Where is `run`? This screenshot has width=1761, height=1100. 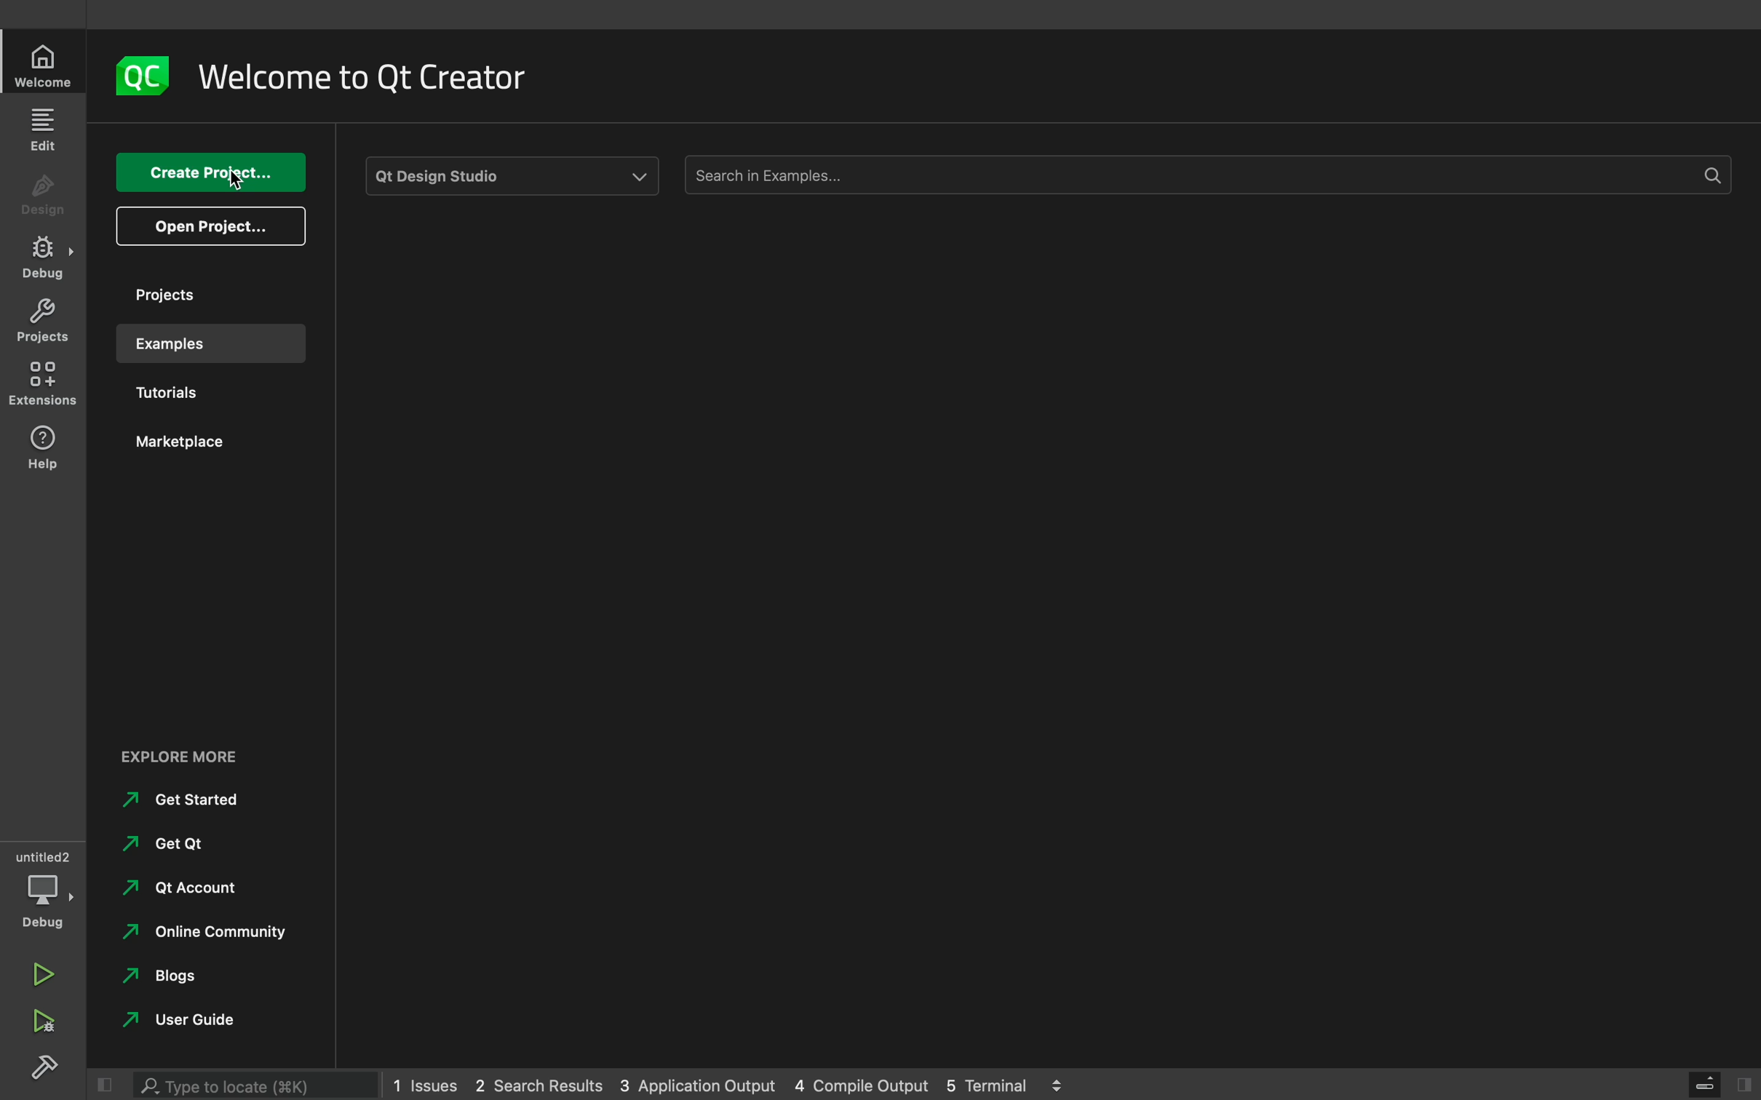 run is located at coordinates (44, 968).